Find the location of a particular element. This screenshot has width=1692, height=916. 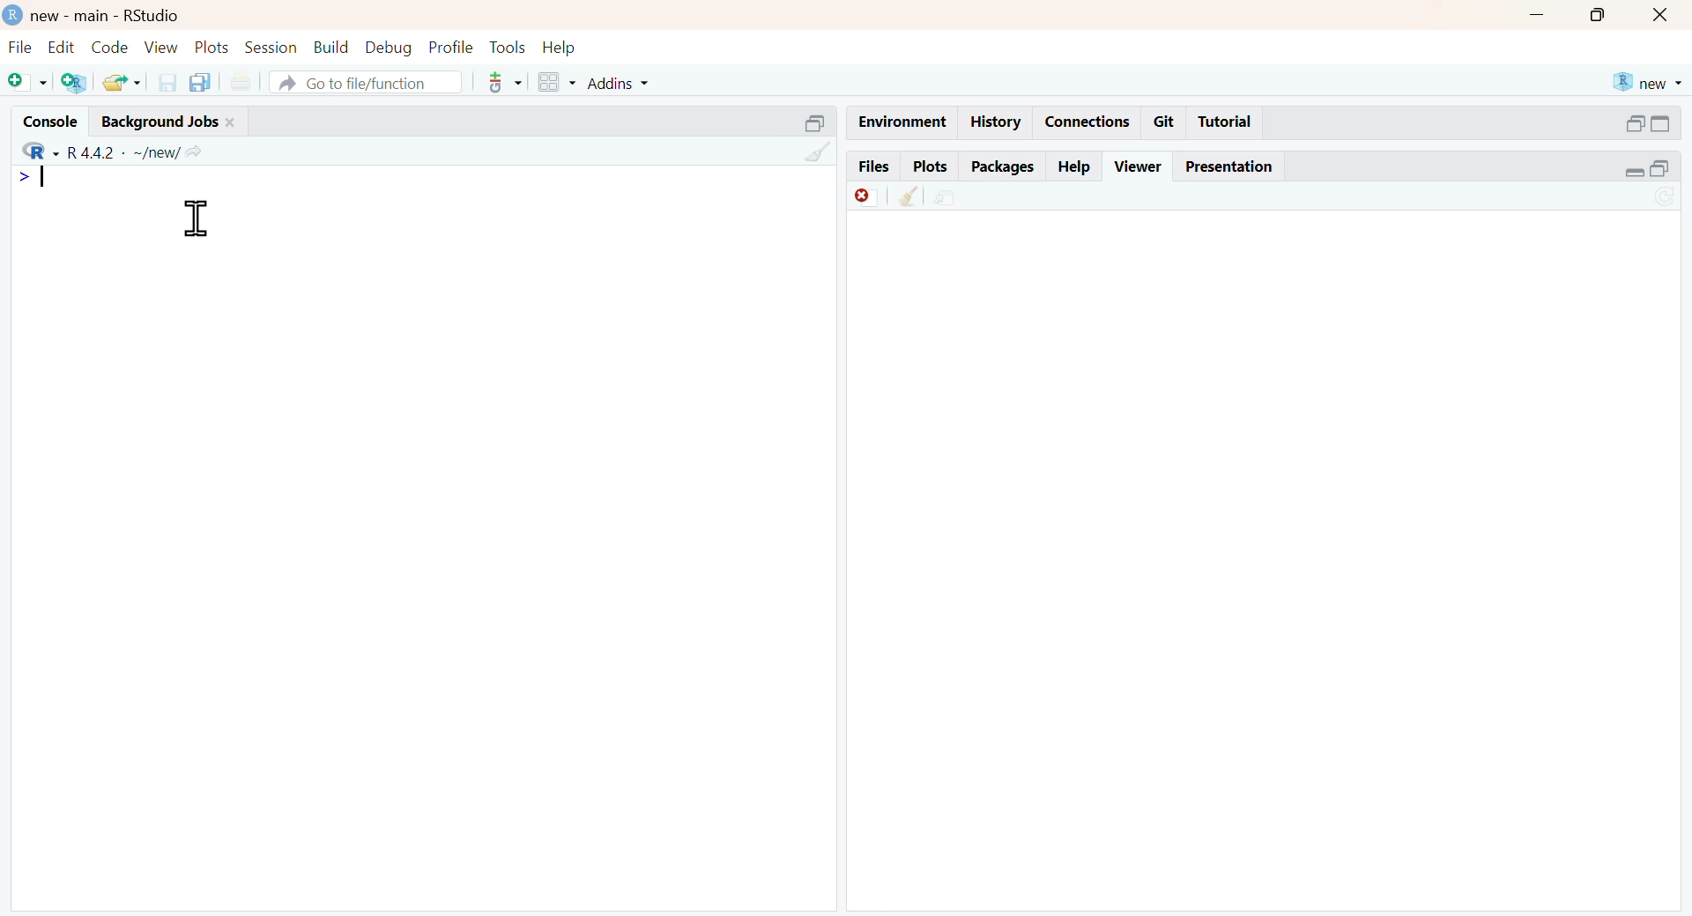

go to file/function is located at coordinates (367, 82).